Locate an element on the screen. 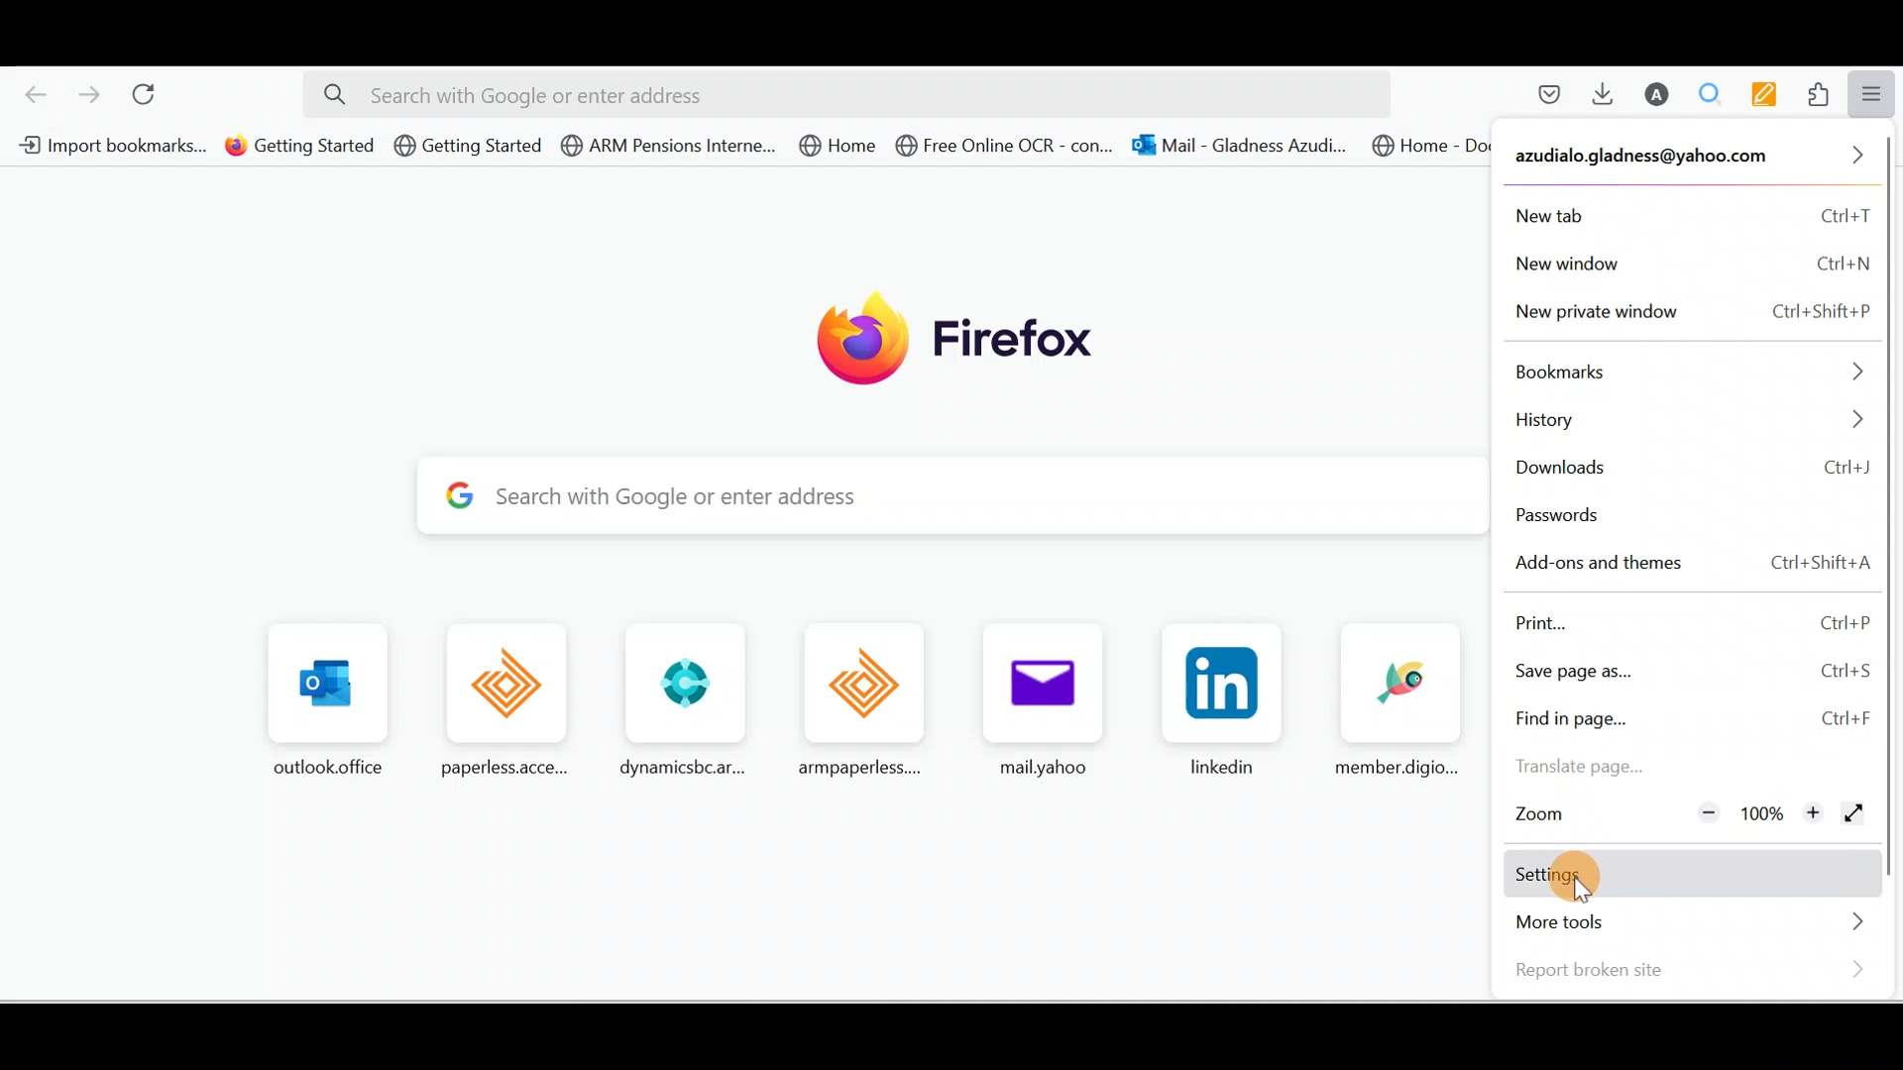 This screenshot has height=1070, width=1903. Bookmark 5 is located at coordinates (837, 146).